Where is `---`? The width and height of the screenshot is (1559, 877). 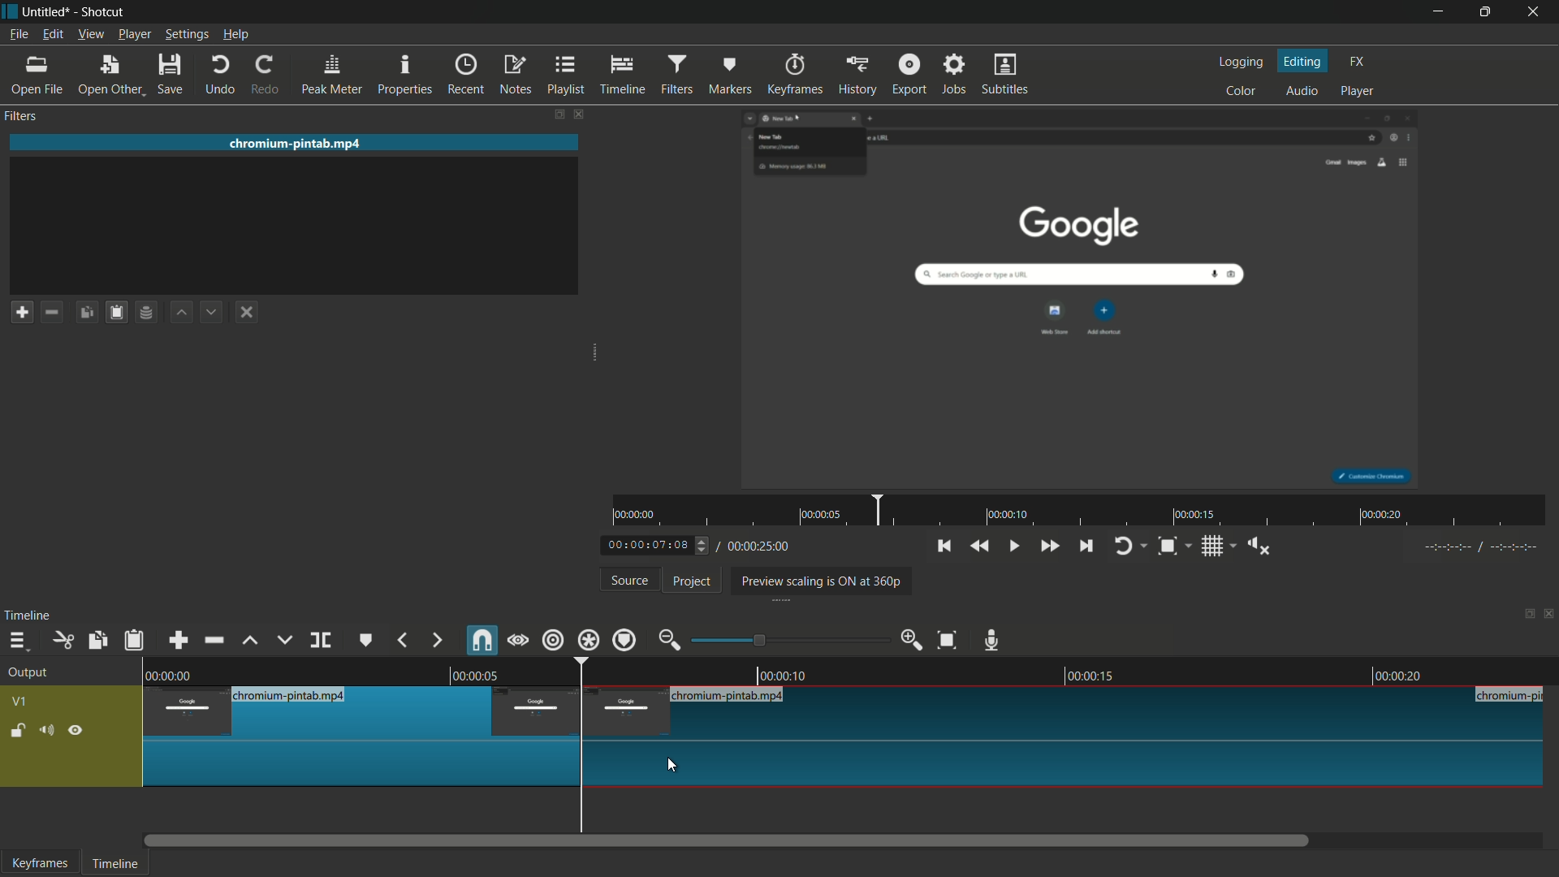
--- is located at coordinates (1479, 547).